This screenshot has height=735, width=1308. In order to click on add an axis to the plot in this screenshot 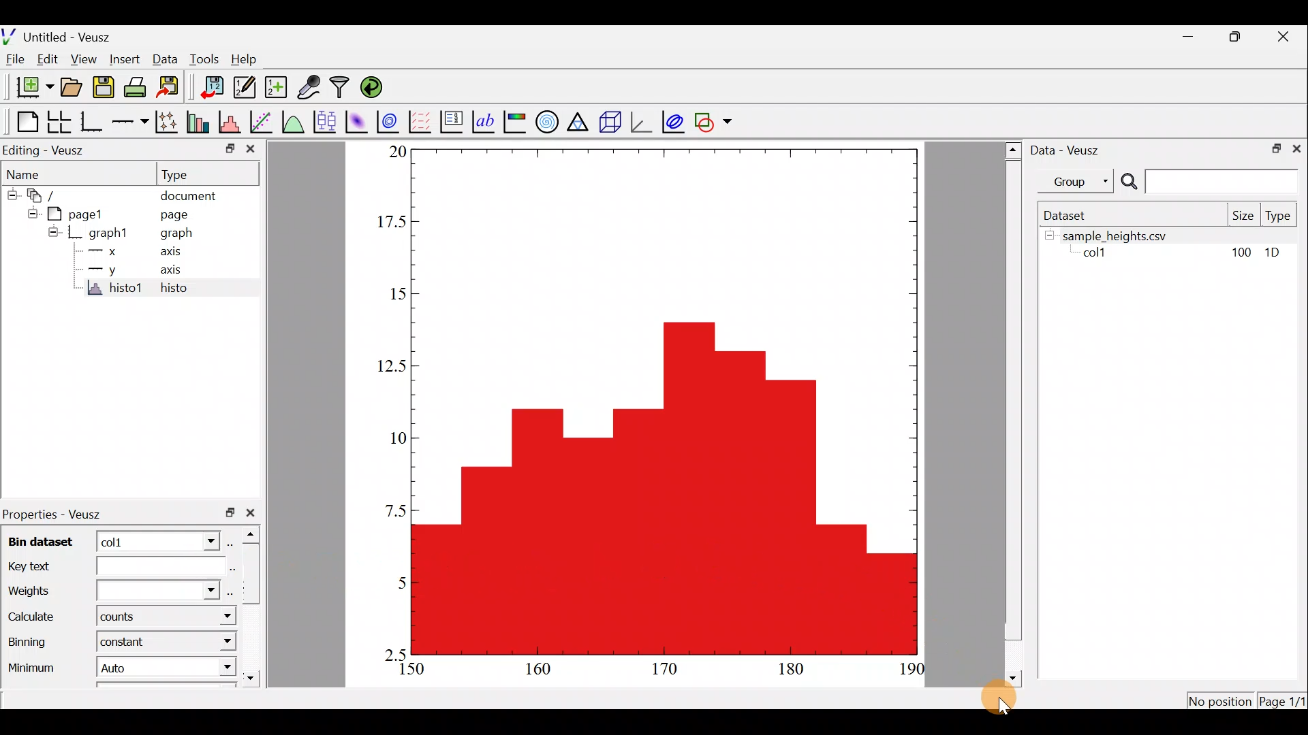, I will do `click(129, 124)`.